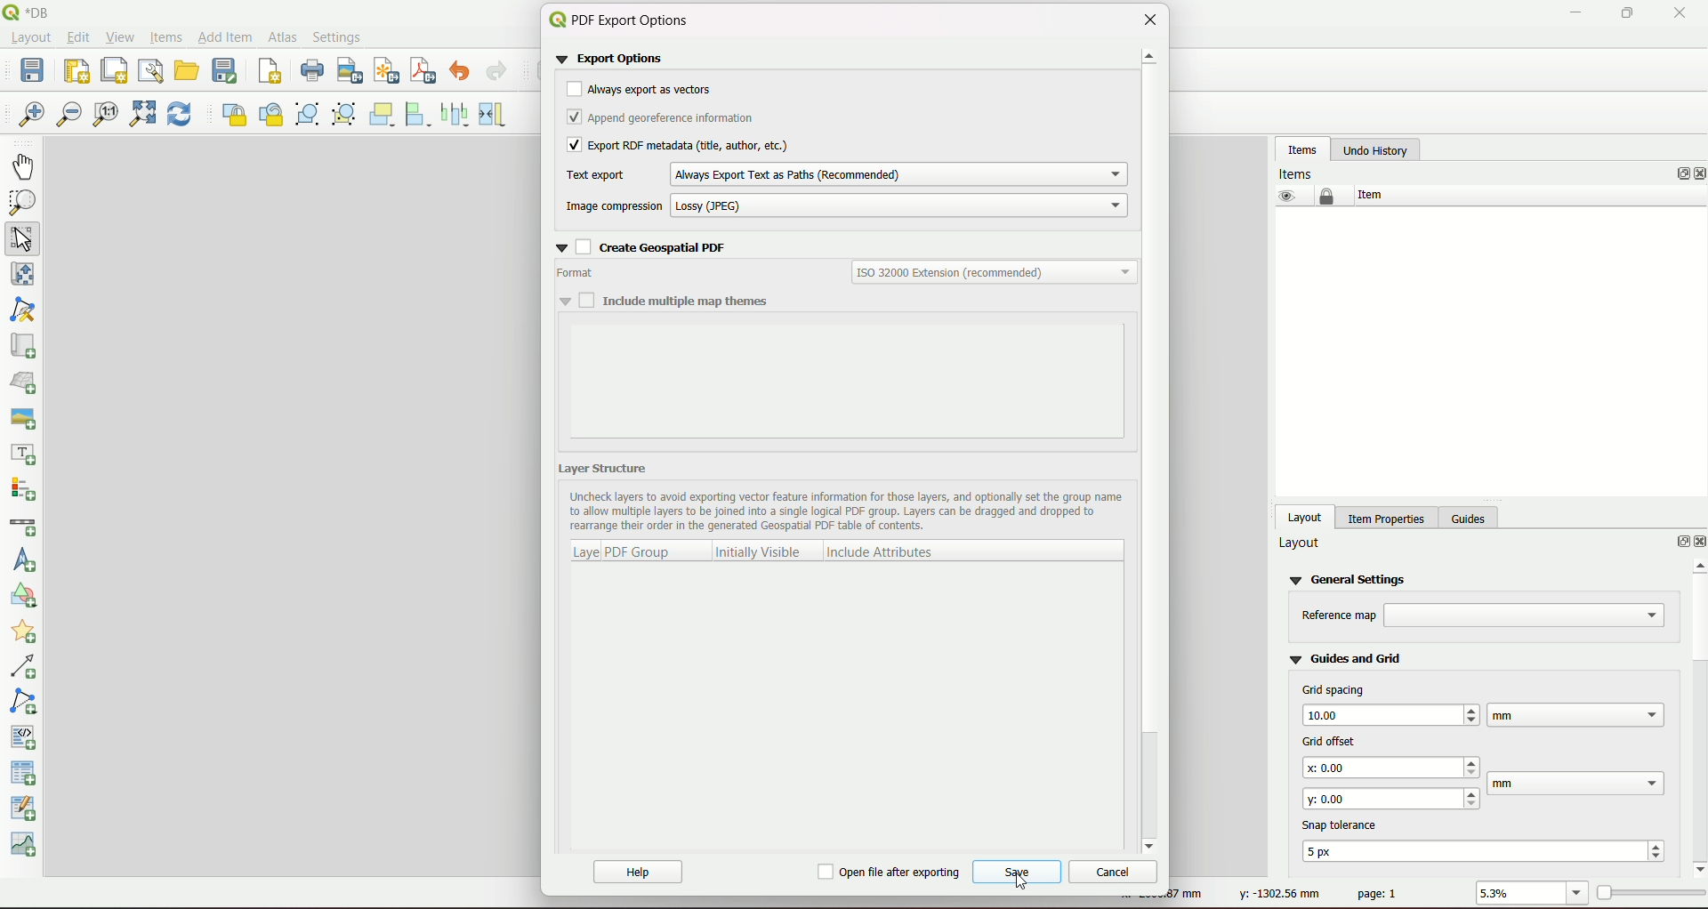 This screenshot has width=1708, height=909. I want to click on add arrow, so click(27, 668).